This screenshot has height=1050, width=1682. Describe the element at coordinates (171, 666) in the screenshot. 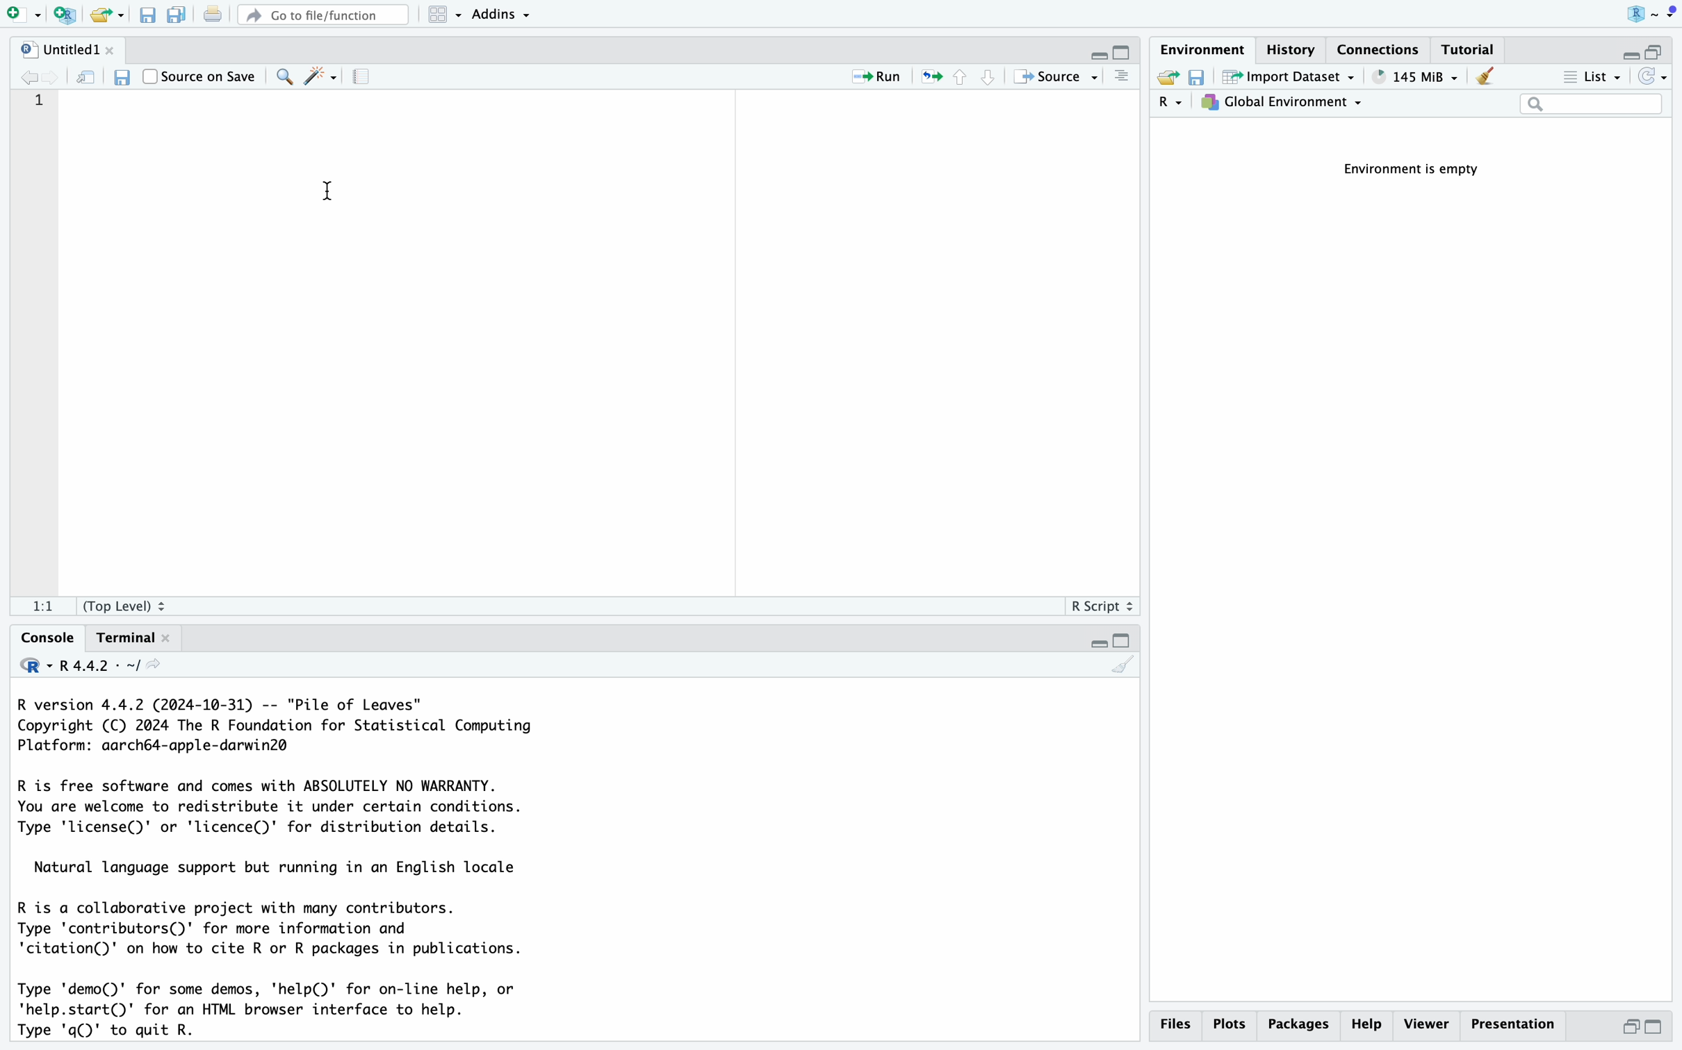

I see `view the current working directory` at that location.